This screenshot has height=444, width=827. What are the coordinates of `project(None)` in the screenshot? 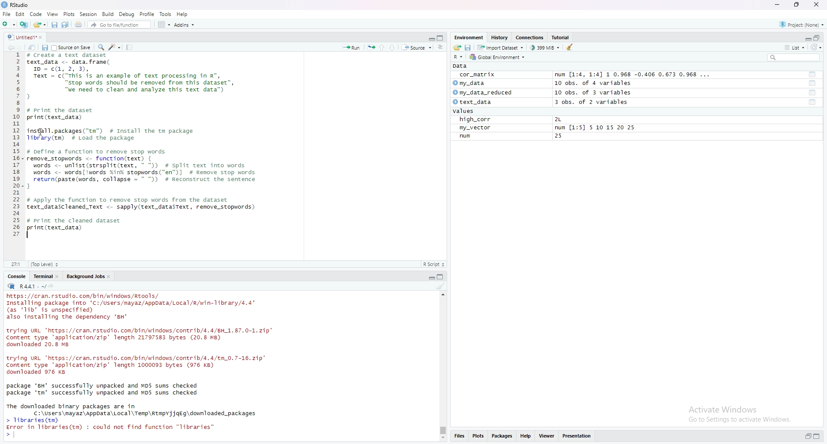 It's located at (802, 25).